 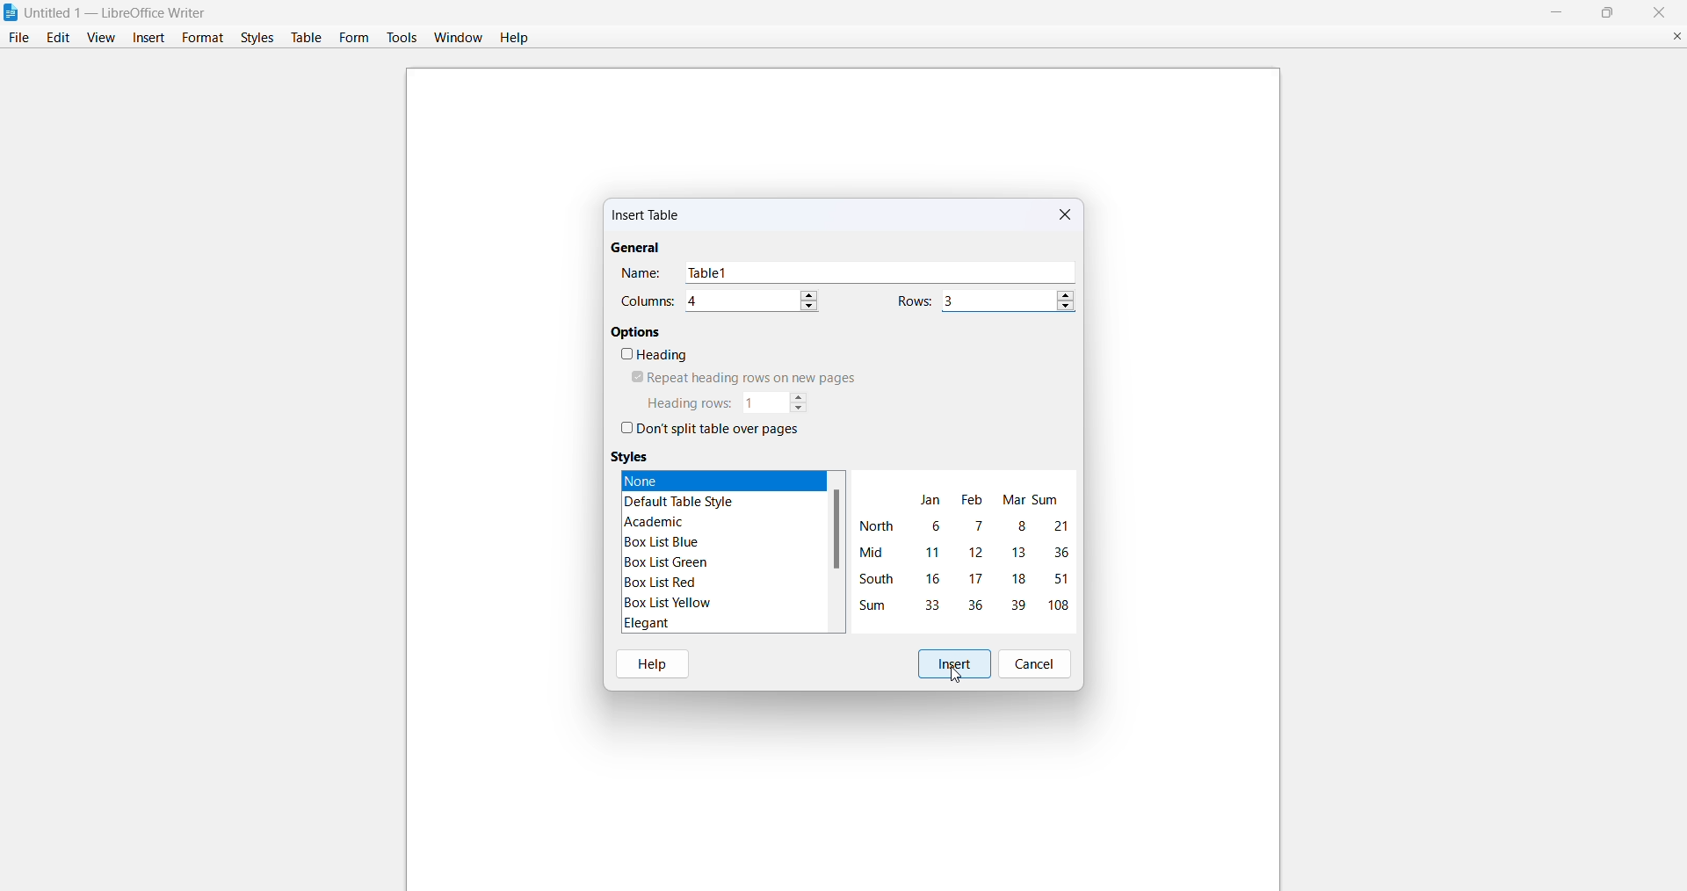 I want to click on form, so click(x=354, y=37).